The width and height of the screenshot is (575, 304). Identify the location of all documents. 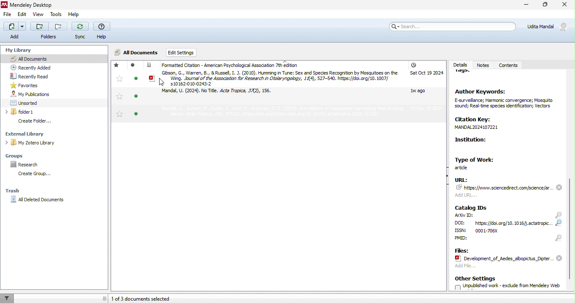
(35, 58).